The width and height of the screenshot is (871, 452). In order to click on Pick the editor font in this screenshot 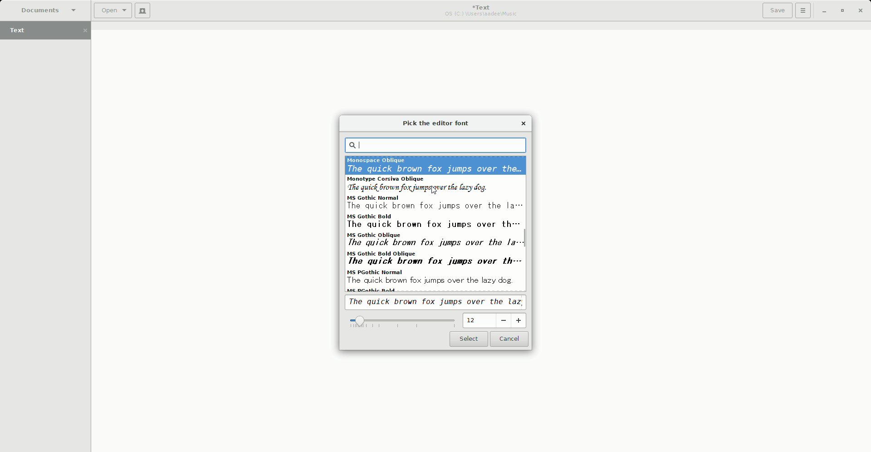, I will do `click(438, 124)`.